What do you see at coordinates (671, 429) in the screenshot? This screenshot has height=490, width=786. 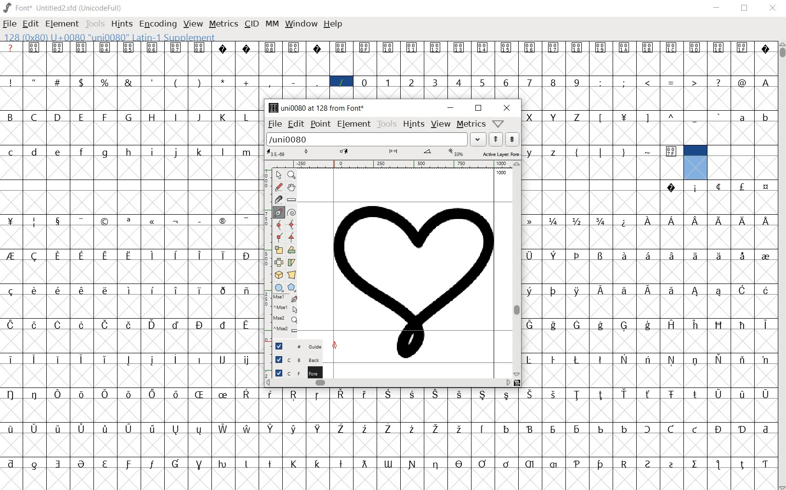 I see `glyph` at bounding box center [671, 429].